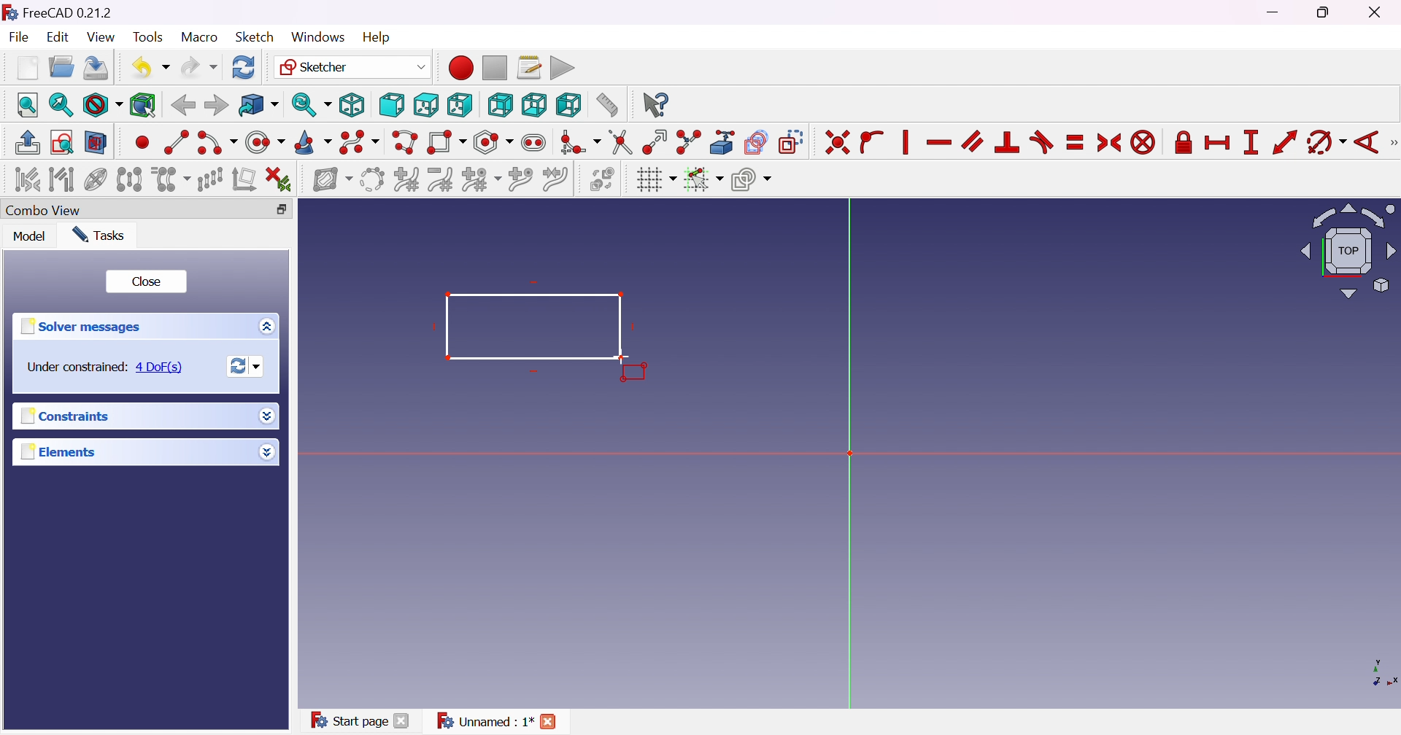 The image size is (1401, 735). Describe the element at coordinates (485, 723) in the screenshot. I see `Unnamed:1*` at that location.